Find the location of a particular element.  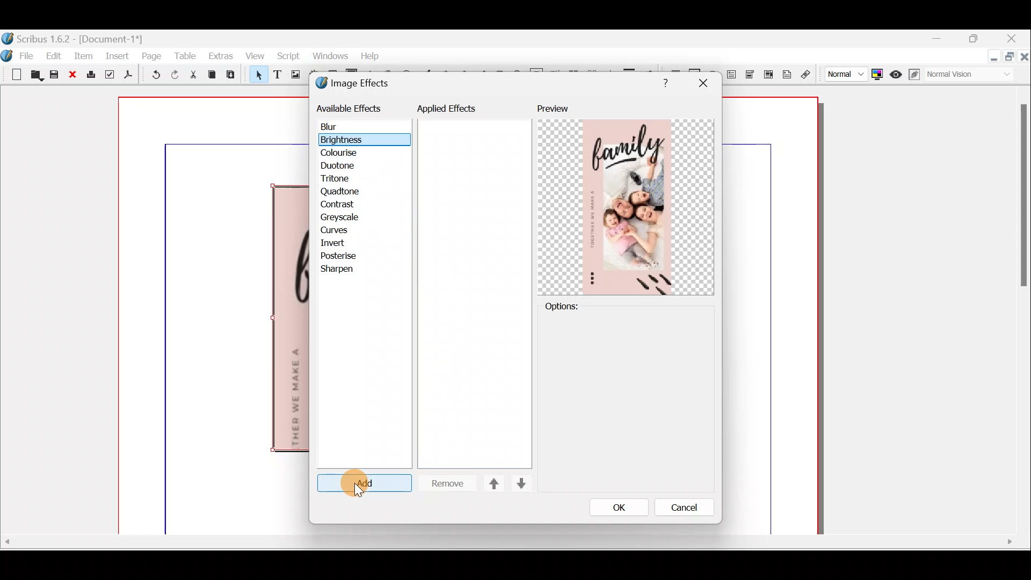

maximise is located at coordinates (977, 40).